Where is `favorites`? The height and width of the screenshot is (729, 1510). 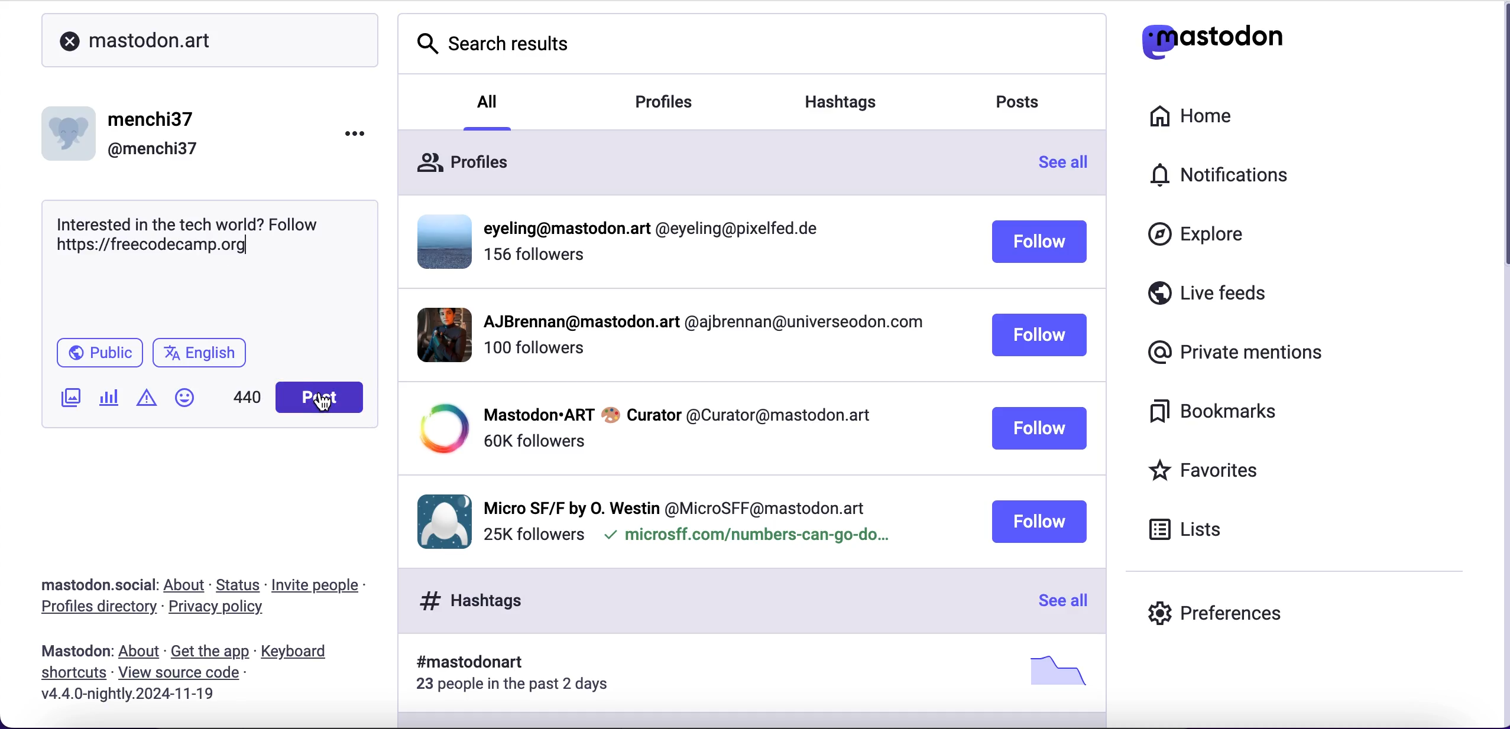 favorites is located at coordinates (1208, 474).